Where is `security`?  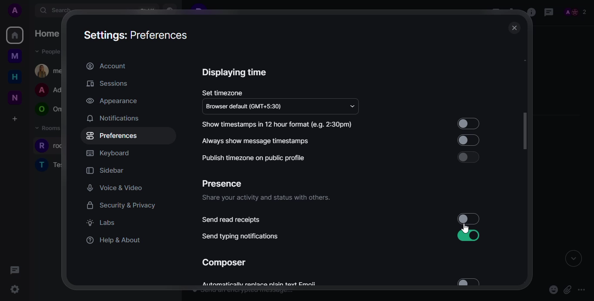 security is located at coordinates (121, 205).